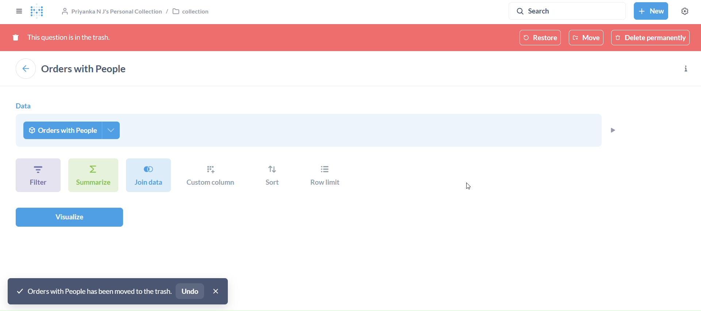 This screenshot has height=311, width=701. What do you see at coordinates (649, 11) in the screenshot?
I see `New` at bounding box center [649, 11].